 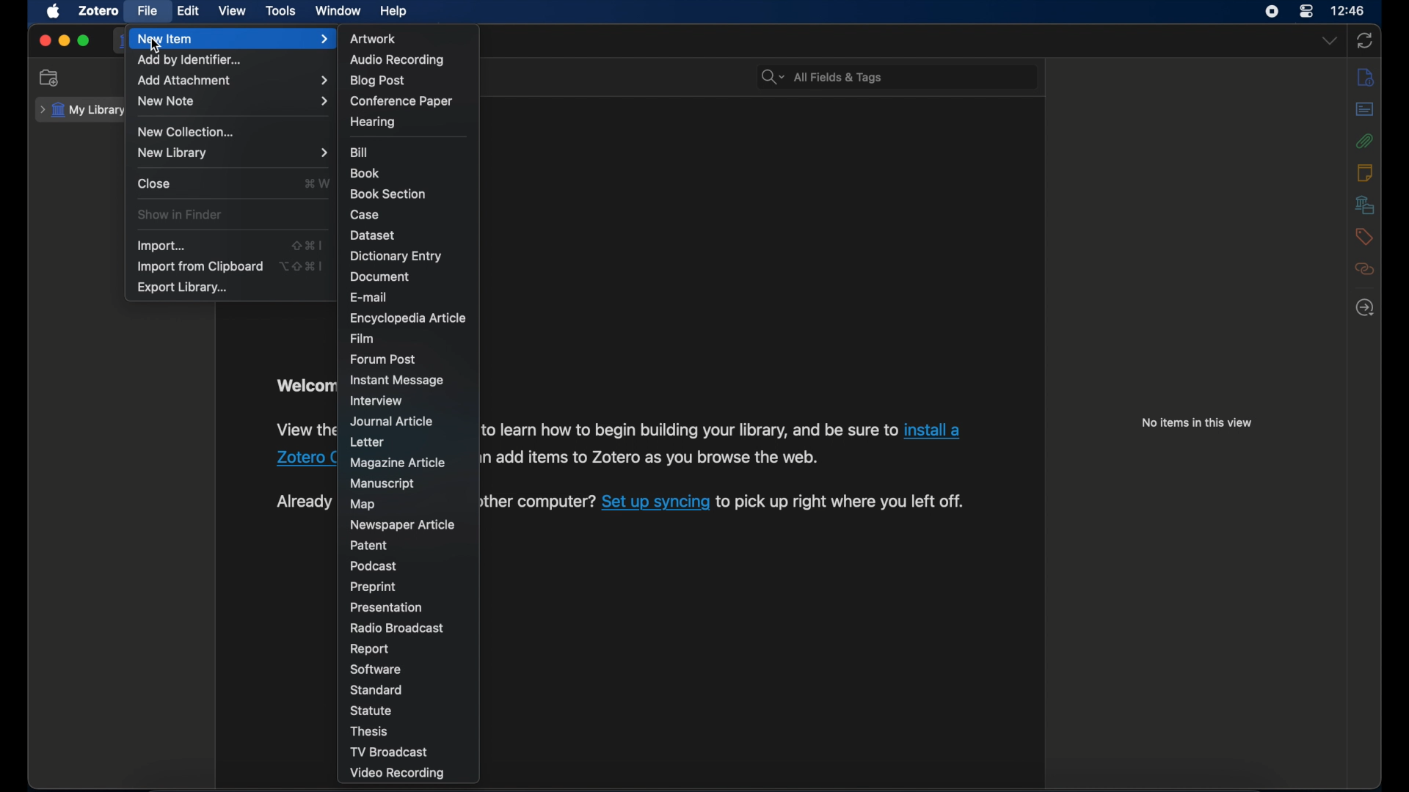 I want to click on show in finder, so click(x=181, y=215).